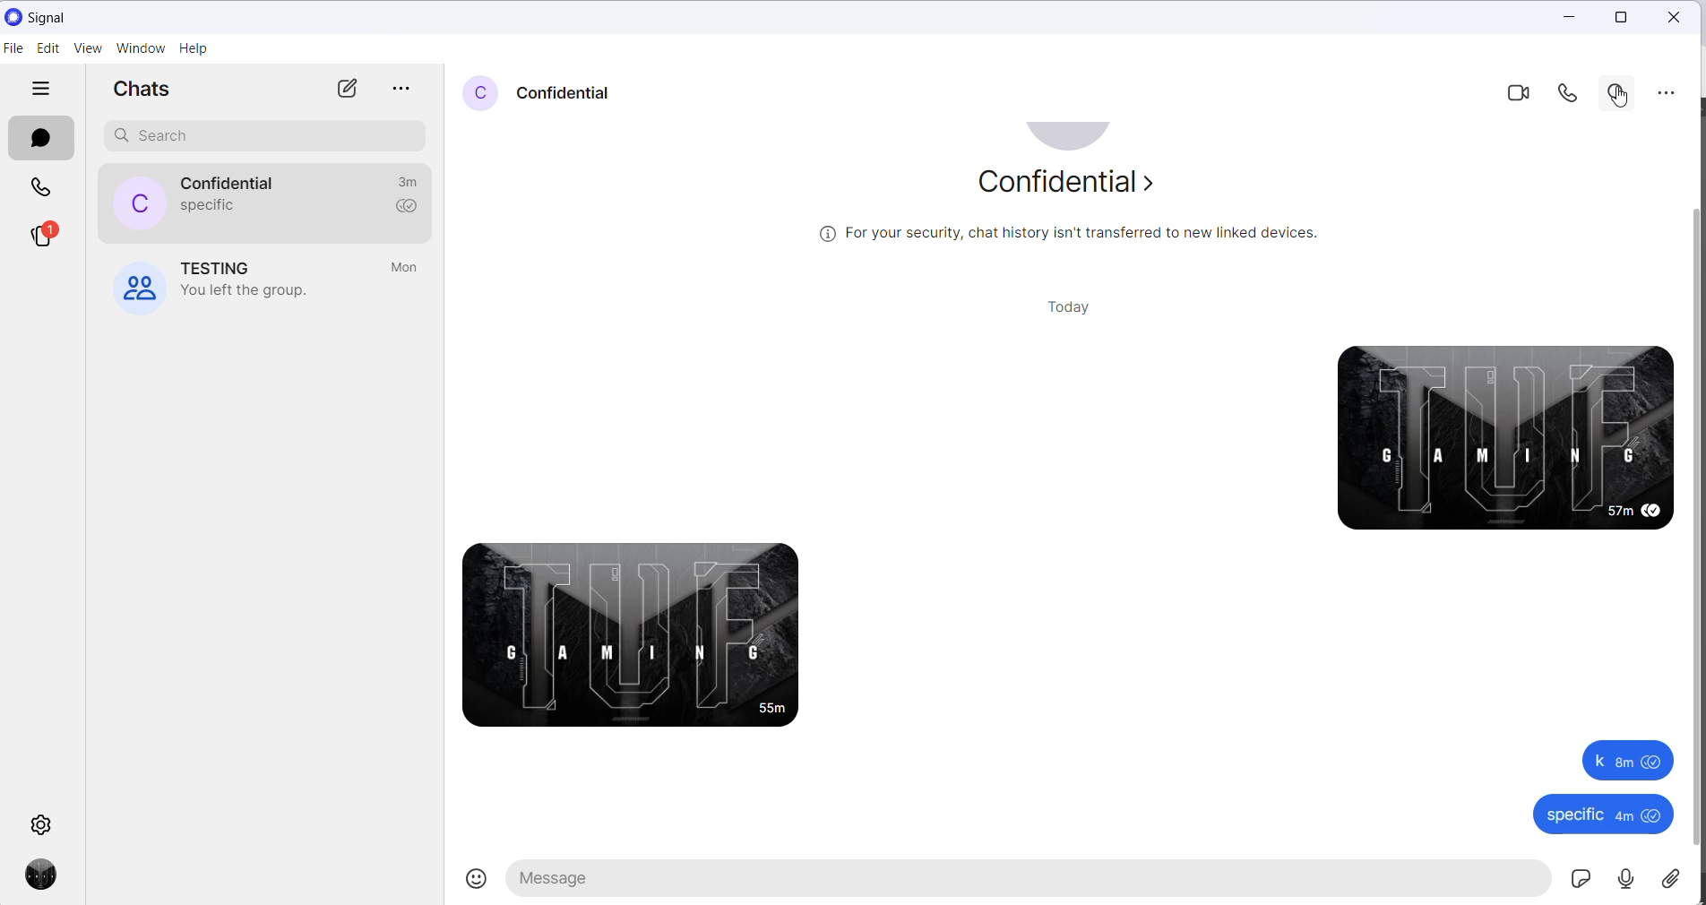 This screenshot has height=905, width=1706. Describe the element at coordinates (1071, 306) in the screenshot. I see `today heading` at that location.